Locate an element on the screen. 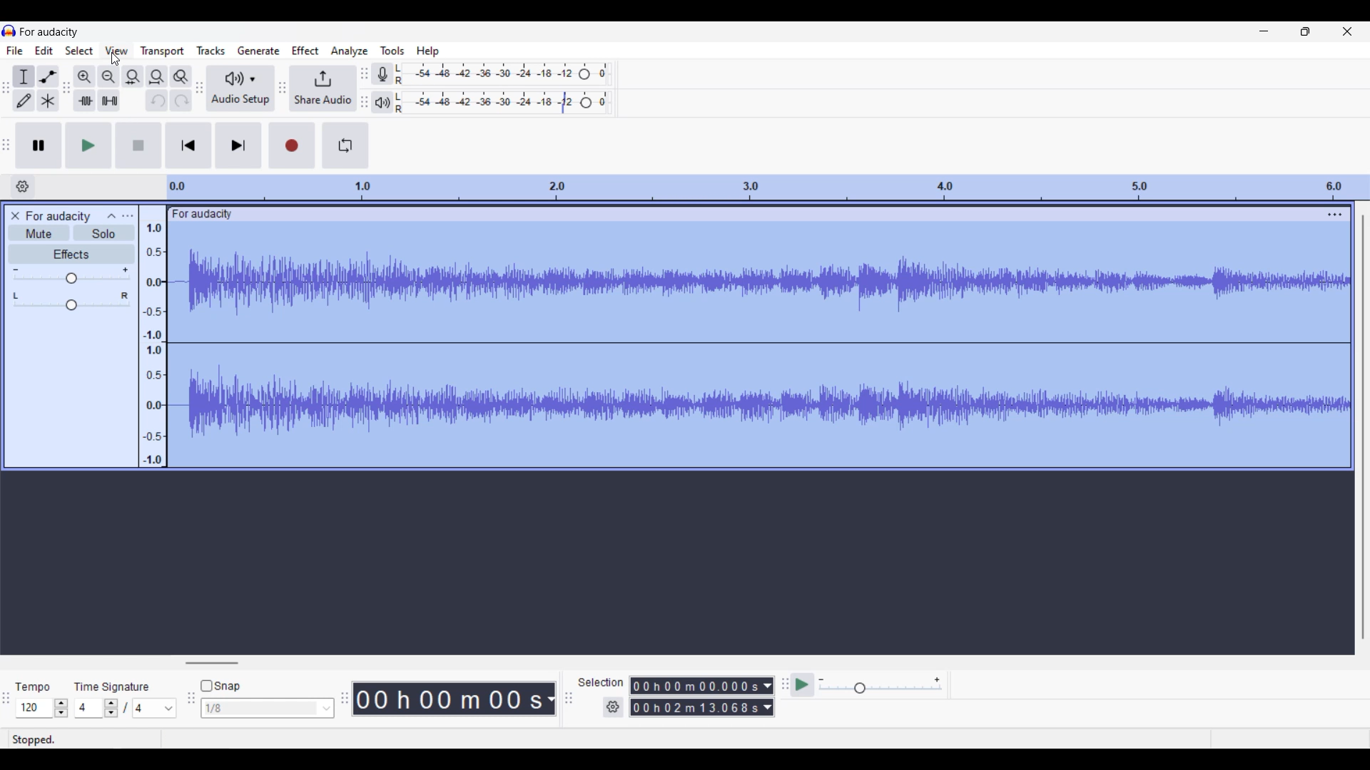  Snap options is located at coordinates (268, 708).